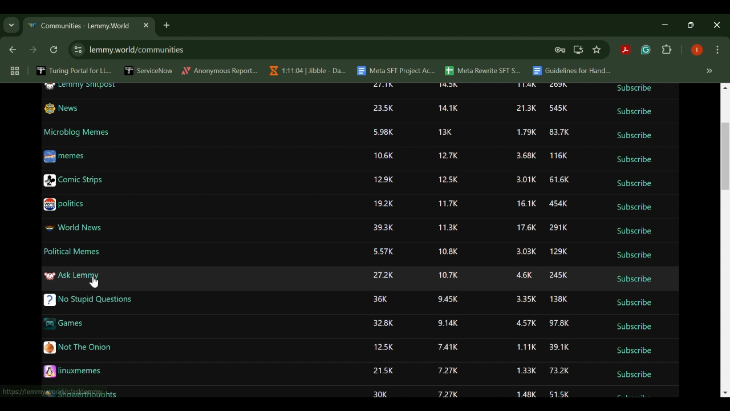  Describe the element at coordinates (90, 300) in the screenshot. I see `No Stupid Questions` at that location.